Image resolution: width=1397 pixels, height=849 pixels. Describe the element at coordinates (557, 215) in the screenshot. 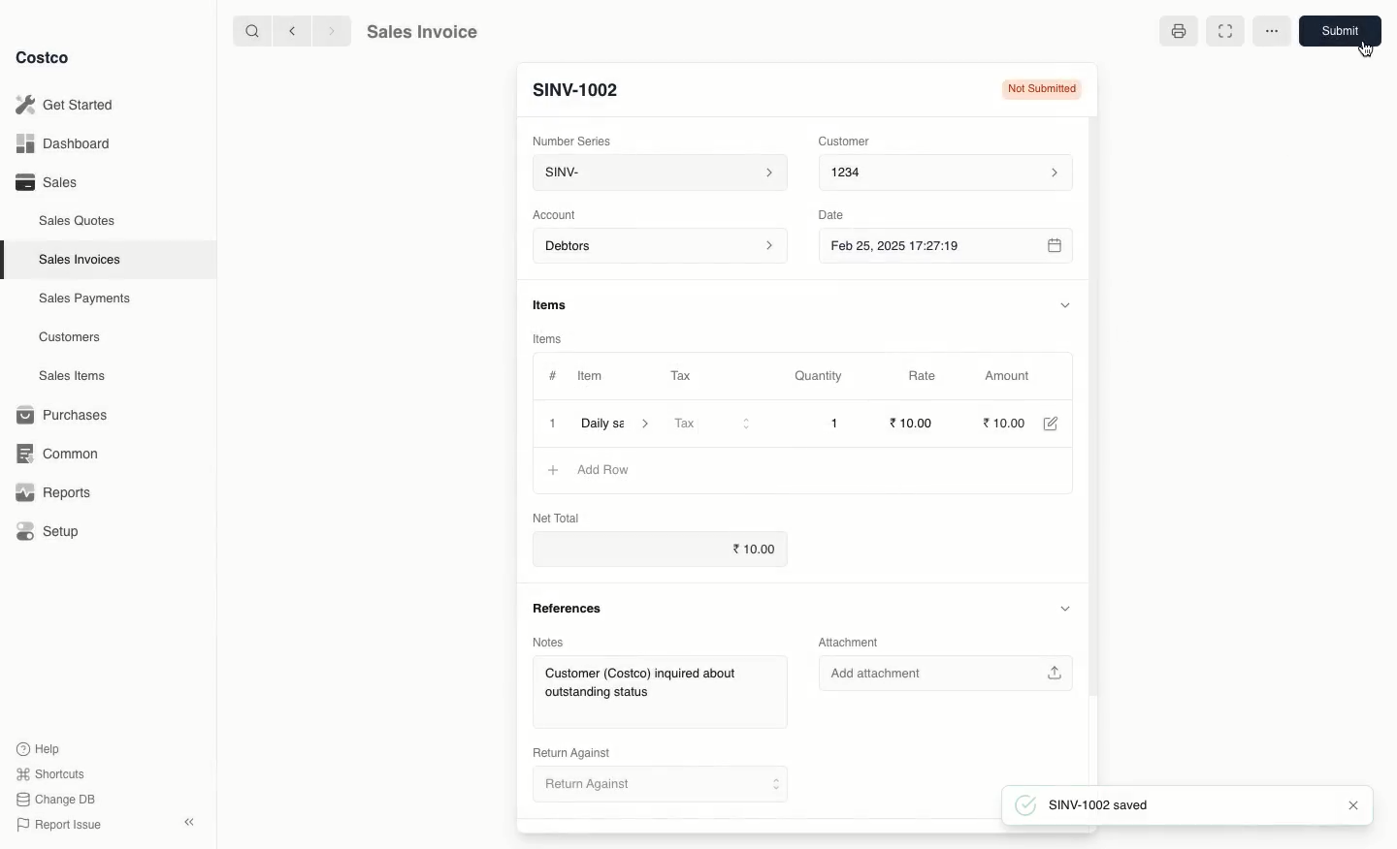

I see `‘Account` at that location.